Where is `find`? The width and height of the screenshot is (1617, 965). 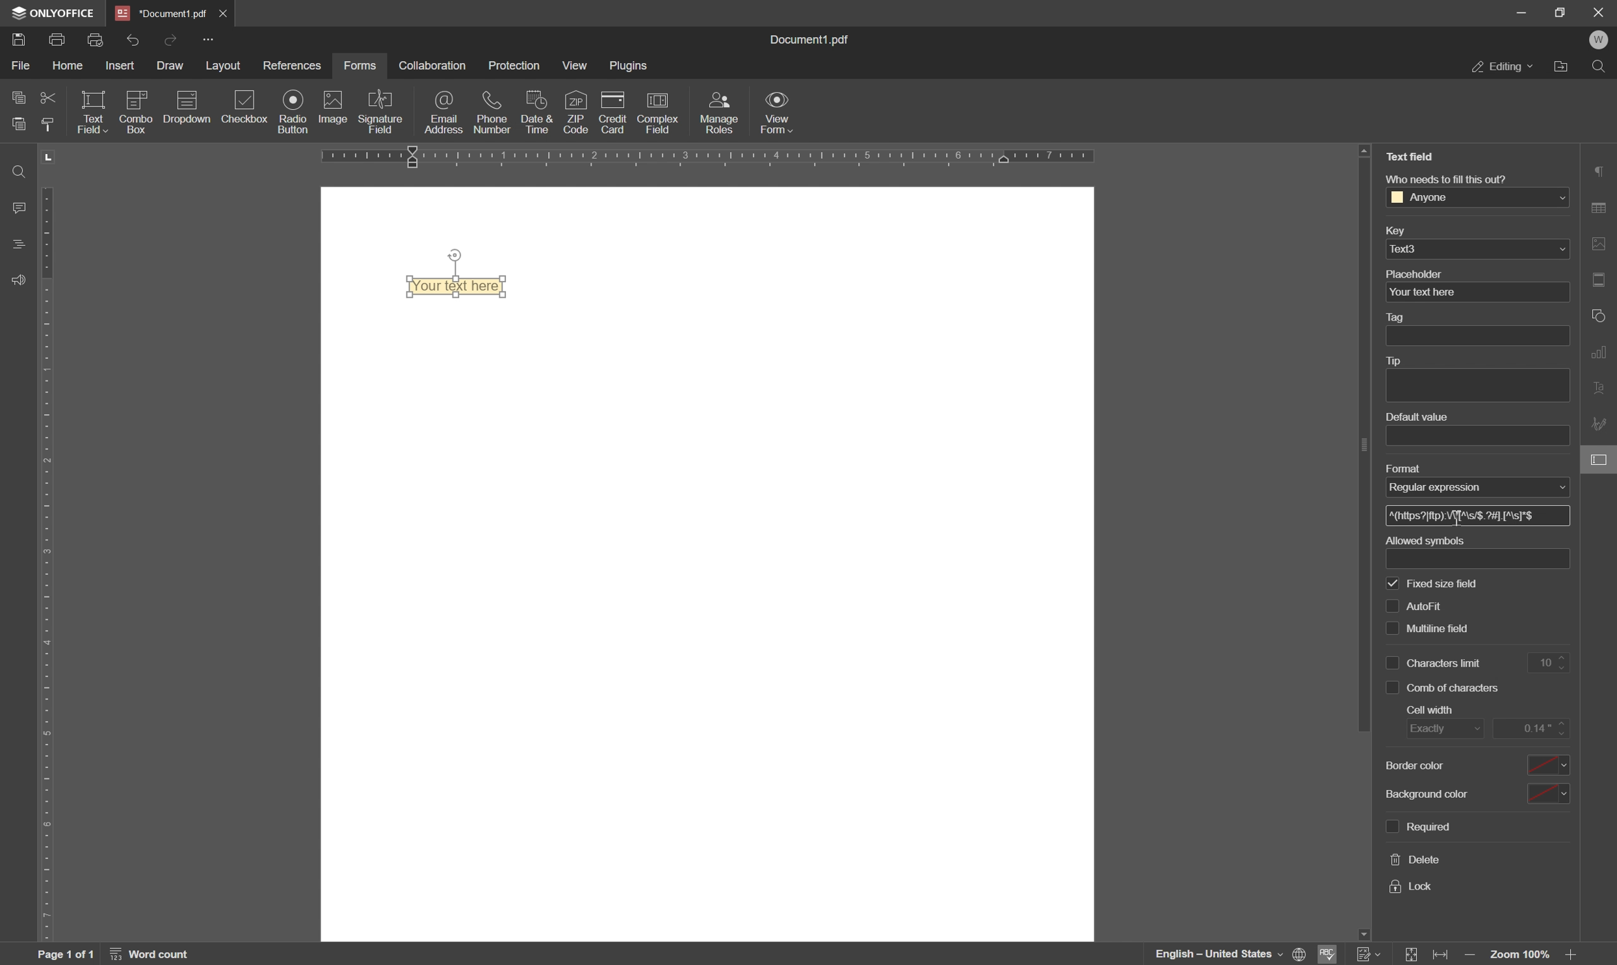
find is located at coordinates (15, 170).